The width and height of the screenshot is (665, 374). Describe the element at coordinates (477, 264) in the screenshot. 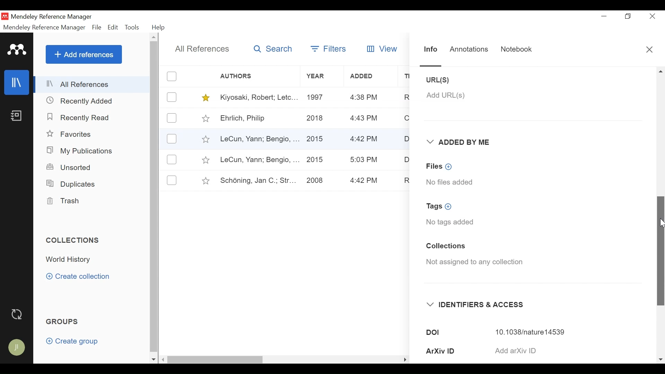

I see `Not assigned to any collection` at that location.